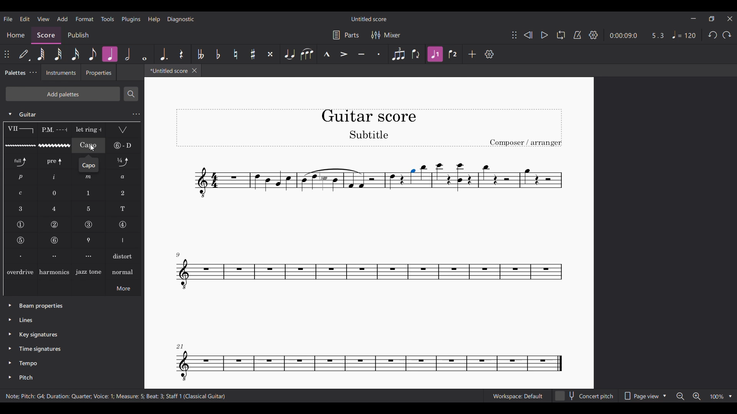 The height and width of the screenshot is (414, 737). I want to click on Change position, so click(514, 35).